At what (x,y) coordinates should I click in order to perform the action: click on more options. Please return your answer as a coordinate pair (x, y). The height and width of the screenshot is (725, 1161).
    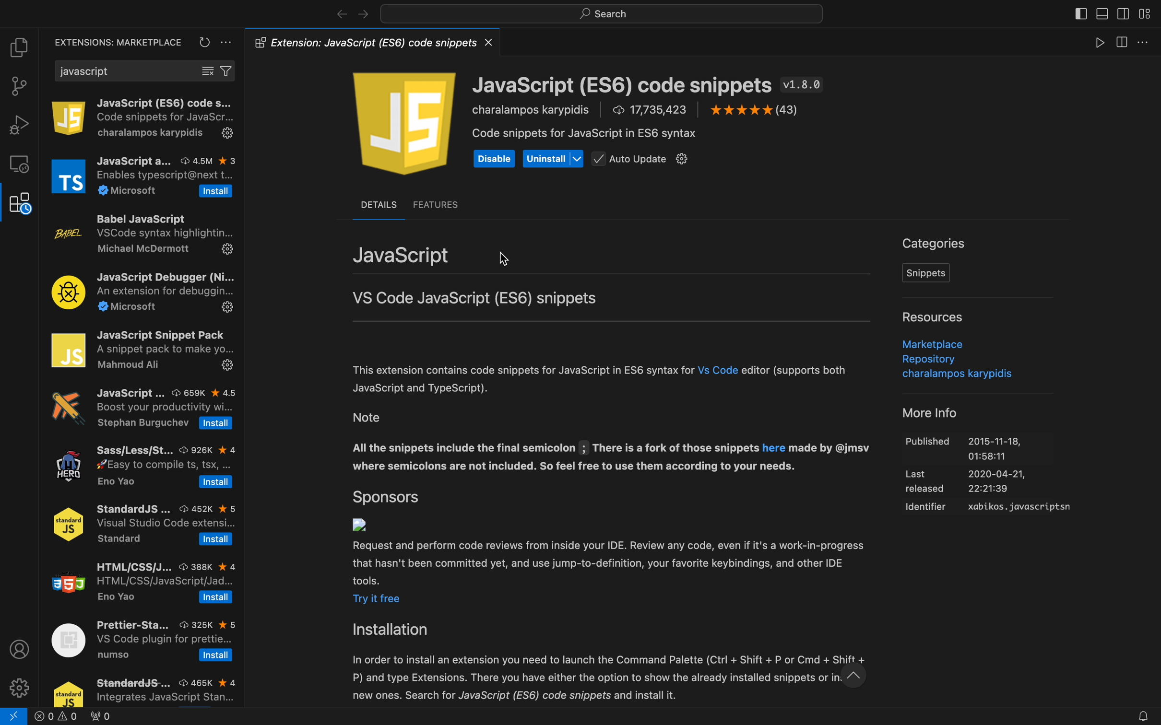
    Looking at the image, I should click on (1143, 42).